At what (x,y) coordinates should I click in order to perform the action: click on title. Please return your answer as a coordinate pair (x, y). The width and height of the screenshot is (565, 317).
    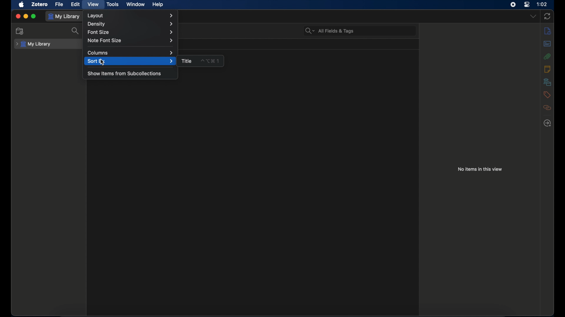
    Looking at the image, I should click on (187, 61).